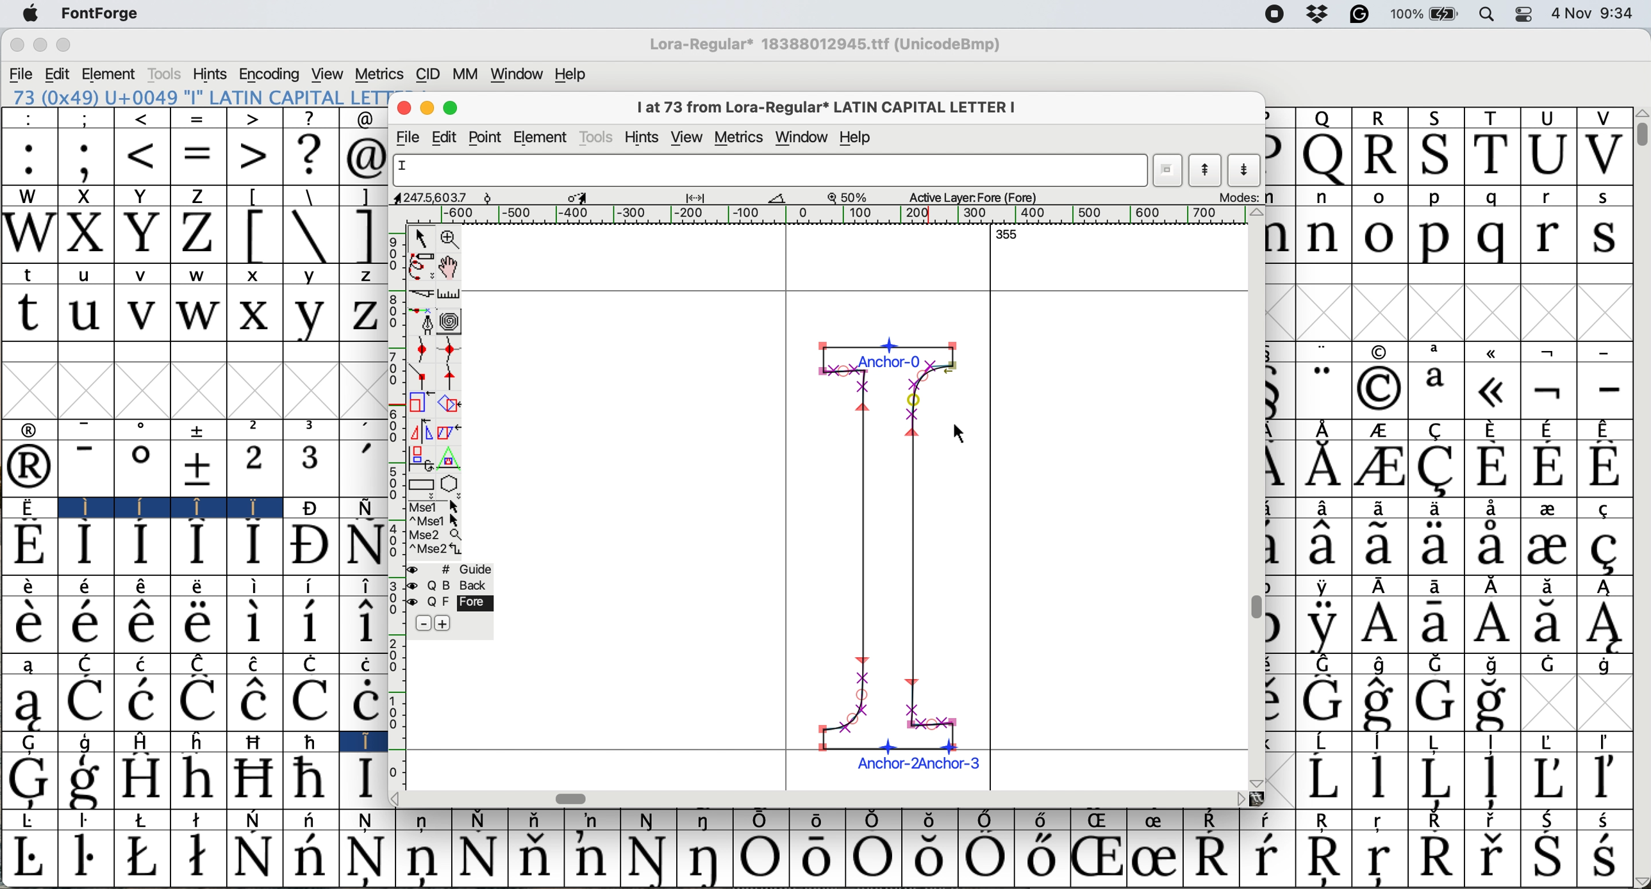 This screenshot has width=1651, height=889. What do you see at coordinates (449, 404) in the screenshot?
I see `rotate the selection` at bounding box center [449, 404].